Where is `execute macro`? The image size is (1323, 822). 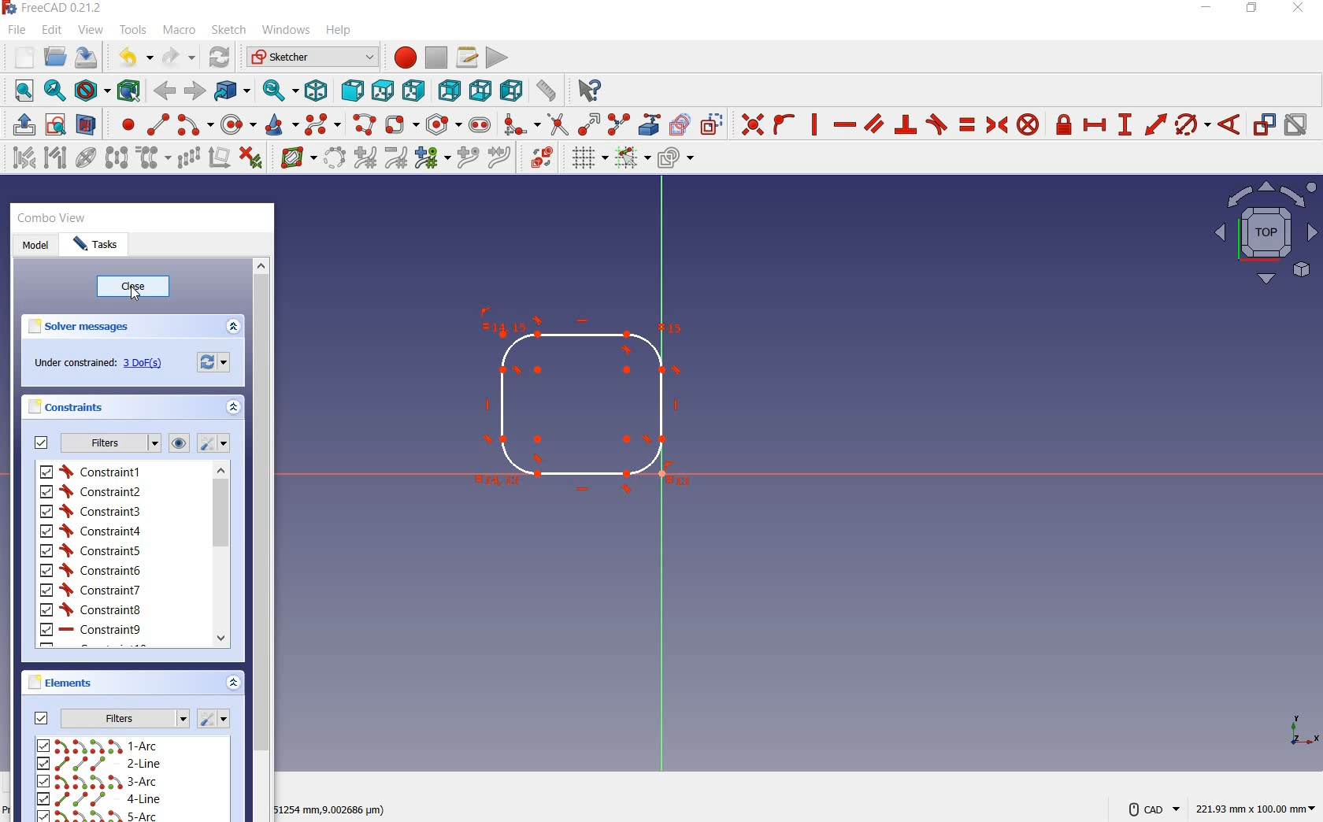 execute macro is located at coordinates (498, 57).